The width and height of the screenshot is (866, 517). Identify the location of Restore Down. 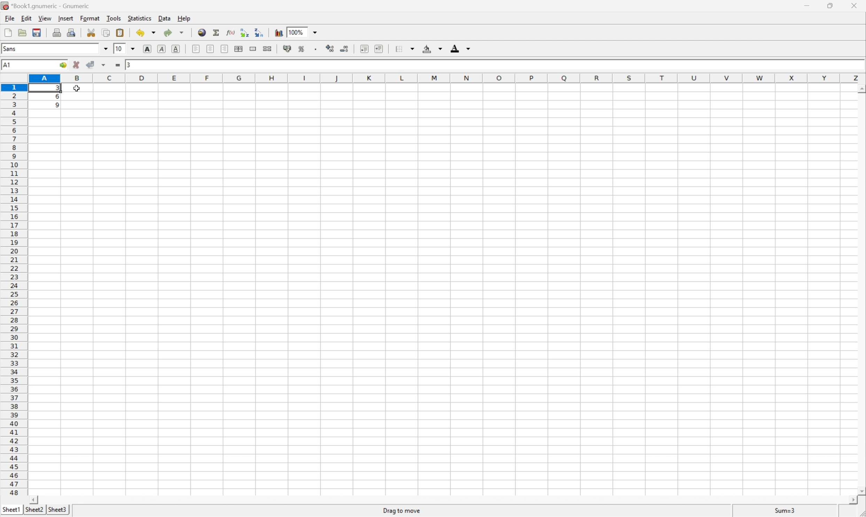
(830, 6).